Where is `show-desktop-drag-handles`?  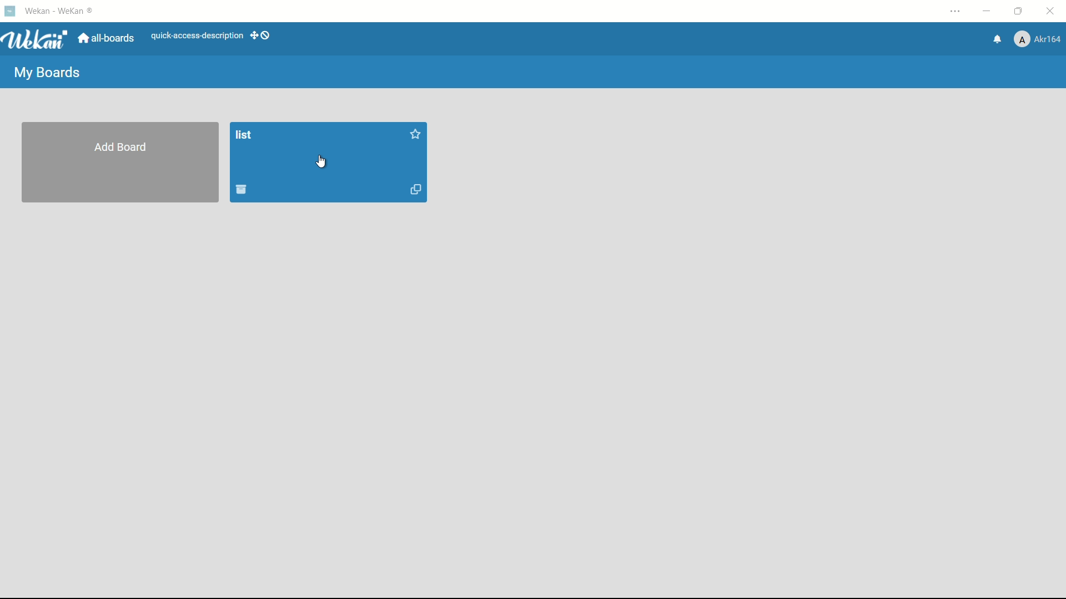 show-desktop-drag-handles is located at coordinates (262, 35).